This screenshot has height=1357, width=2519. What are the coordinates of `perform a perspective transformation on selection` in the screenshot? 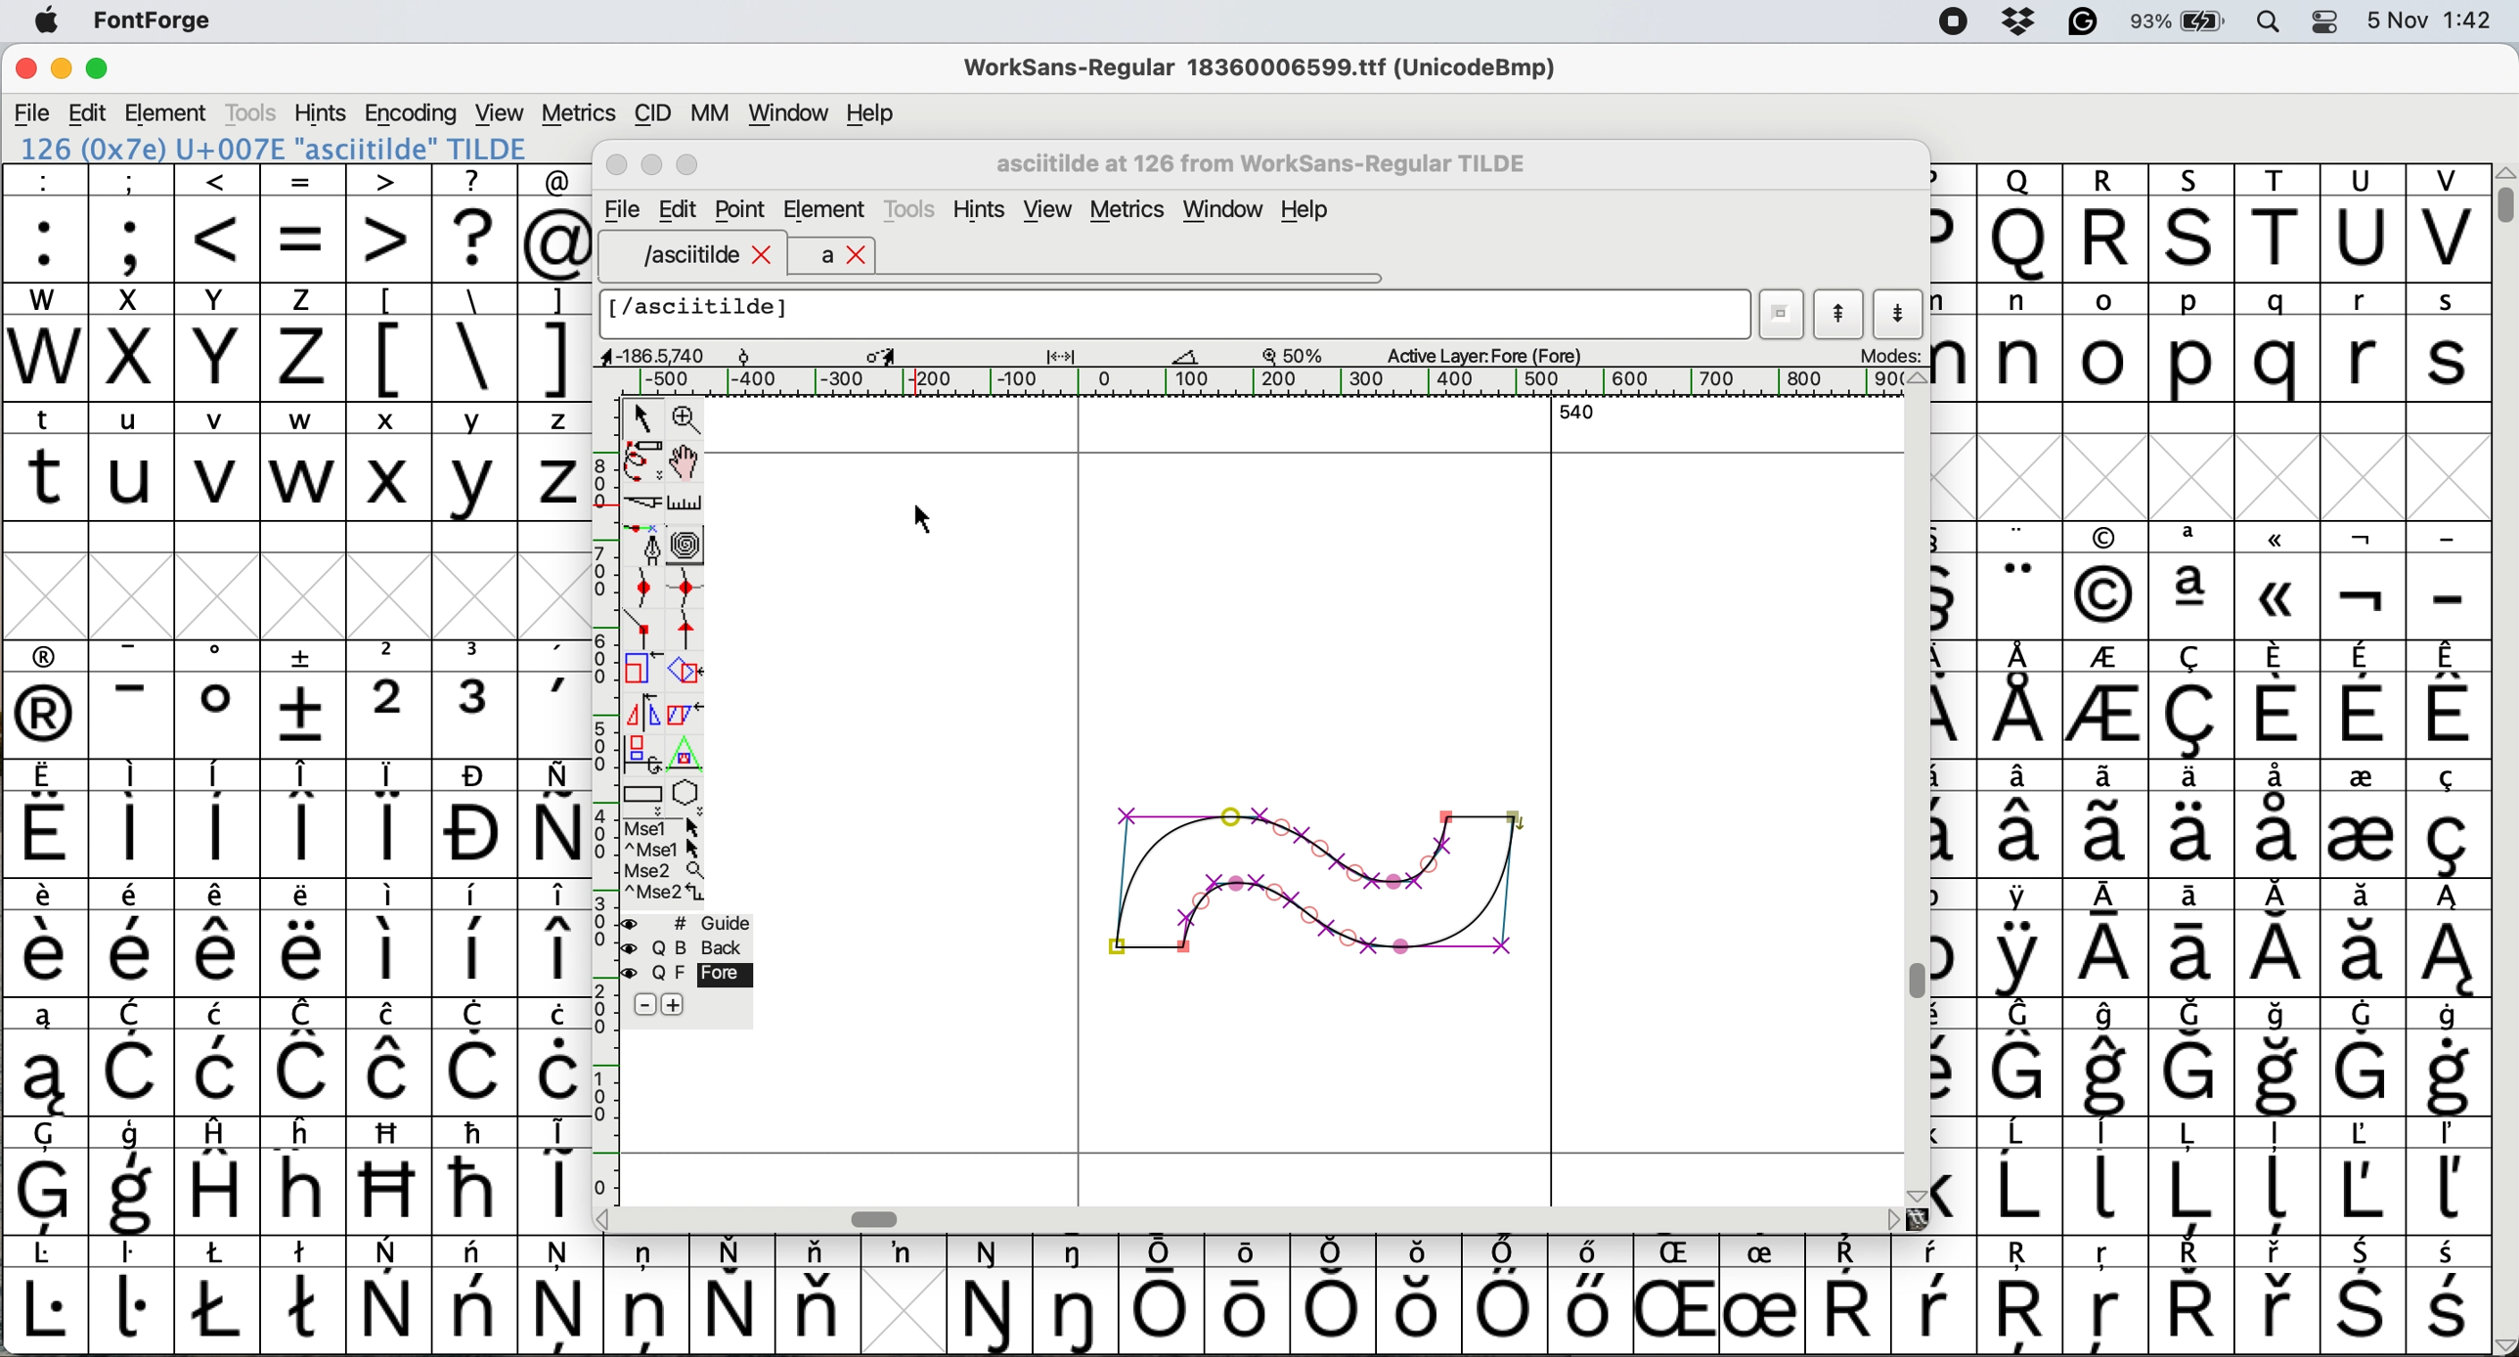 It's located at (685, 755).